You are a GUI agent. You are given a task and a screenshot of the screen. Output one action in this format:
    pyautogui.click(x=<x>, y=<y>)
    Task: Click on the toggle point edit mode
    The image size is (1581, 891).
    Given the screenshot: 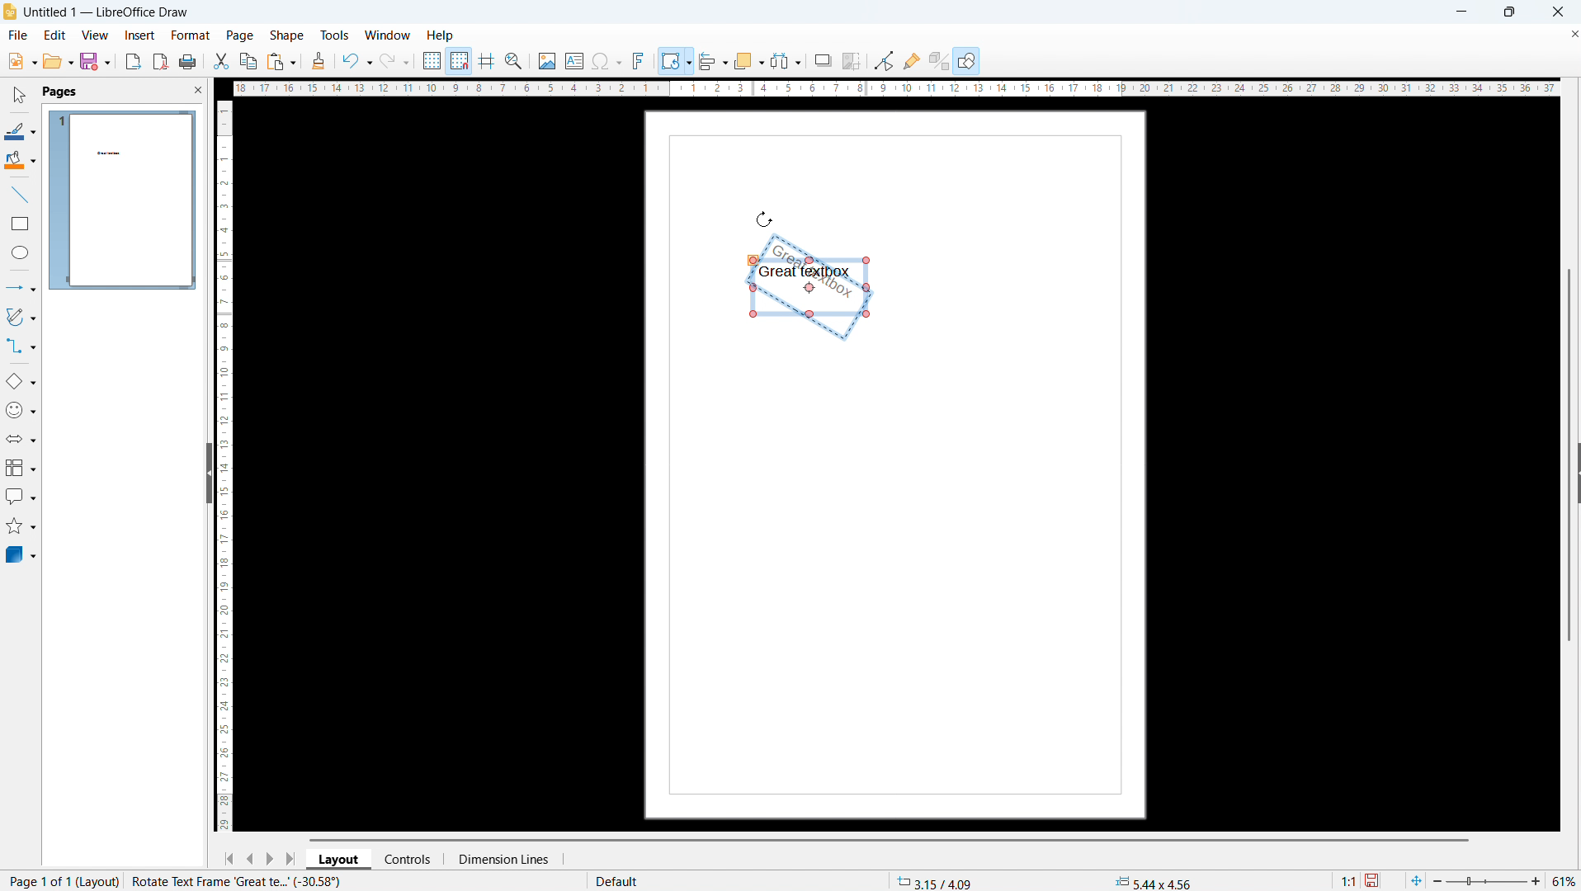 What is the action you would take?
    pyautogui.click(x=885, y=60)
    